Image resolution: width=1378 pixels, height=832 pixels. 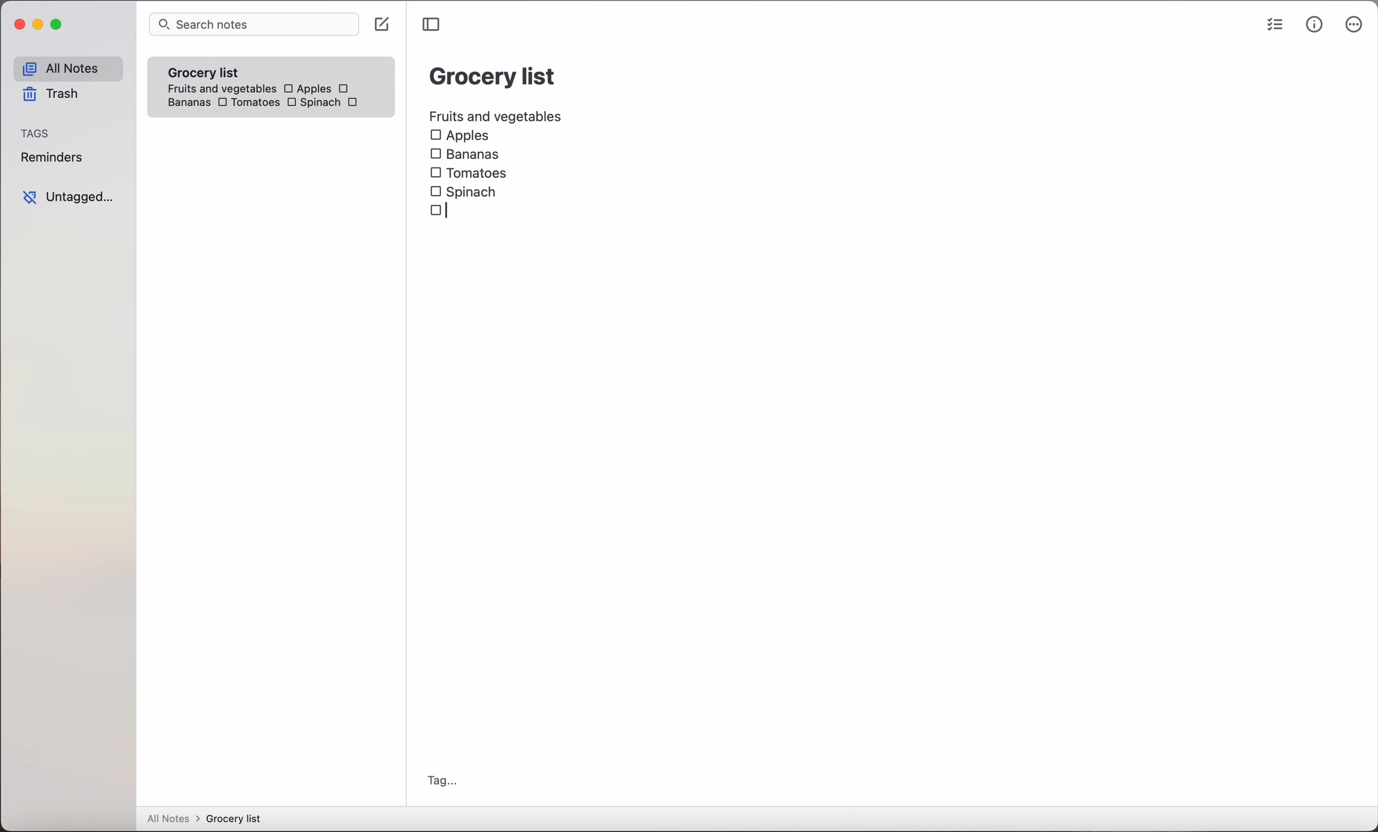 I want to click on close Simplenote, so click(x=19, y=25).